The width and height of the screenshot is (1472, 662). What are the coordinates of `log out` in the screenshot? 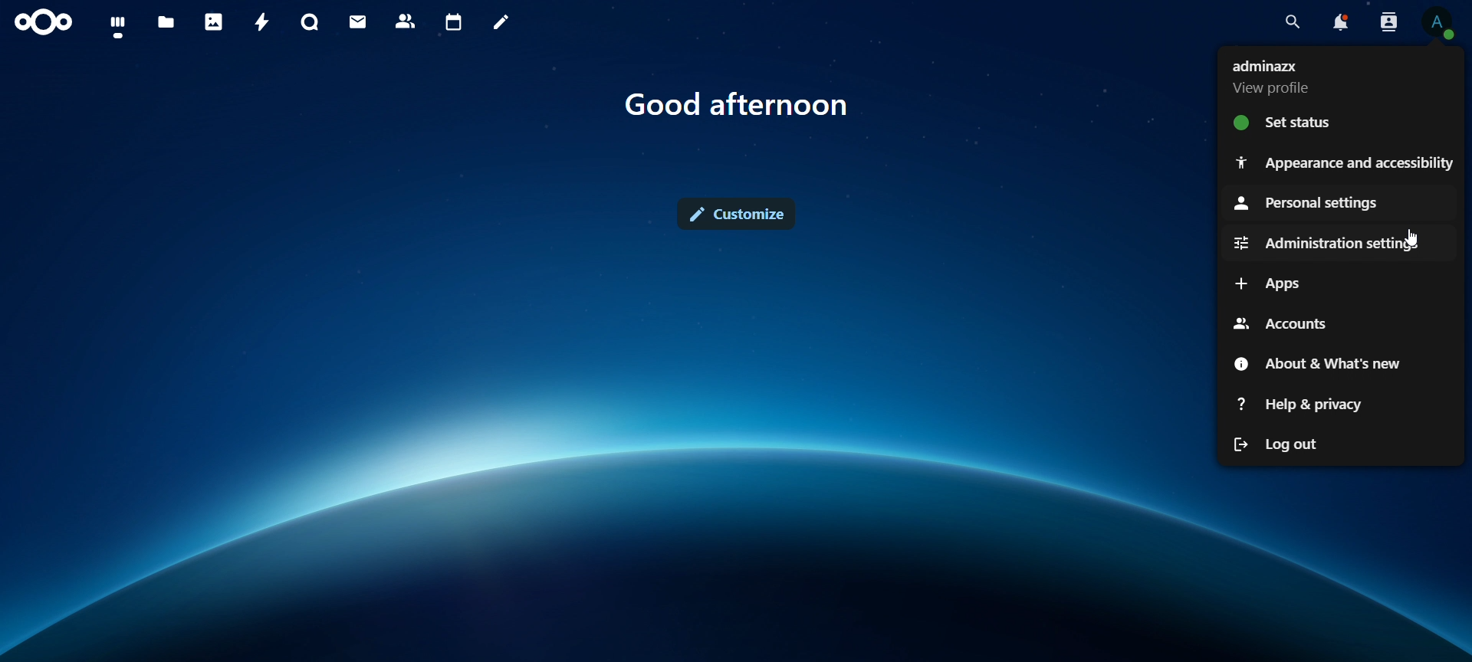 It's located at (1279, 441).